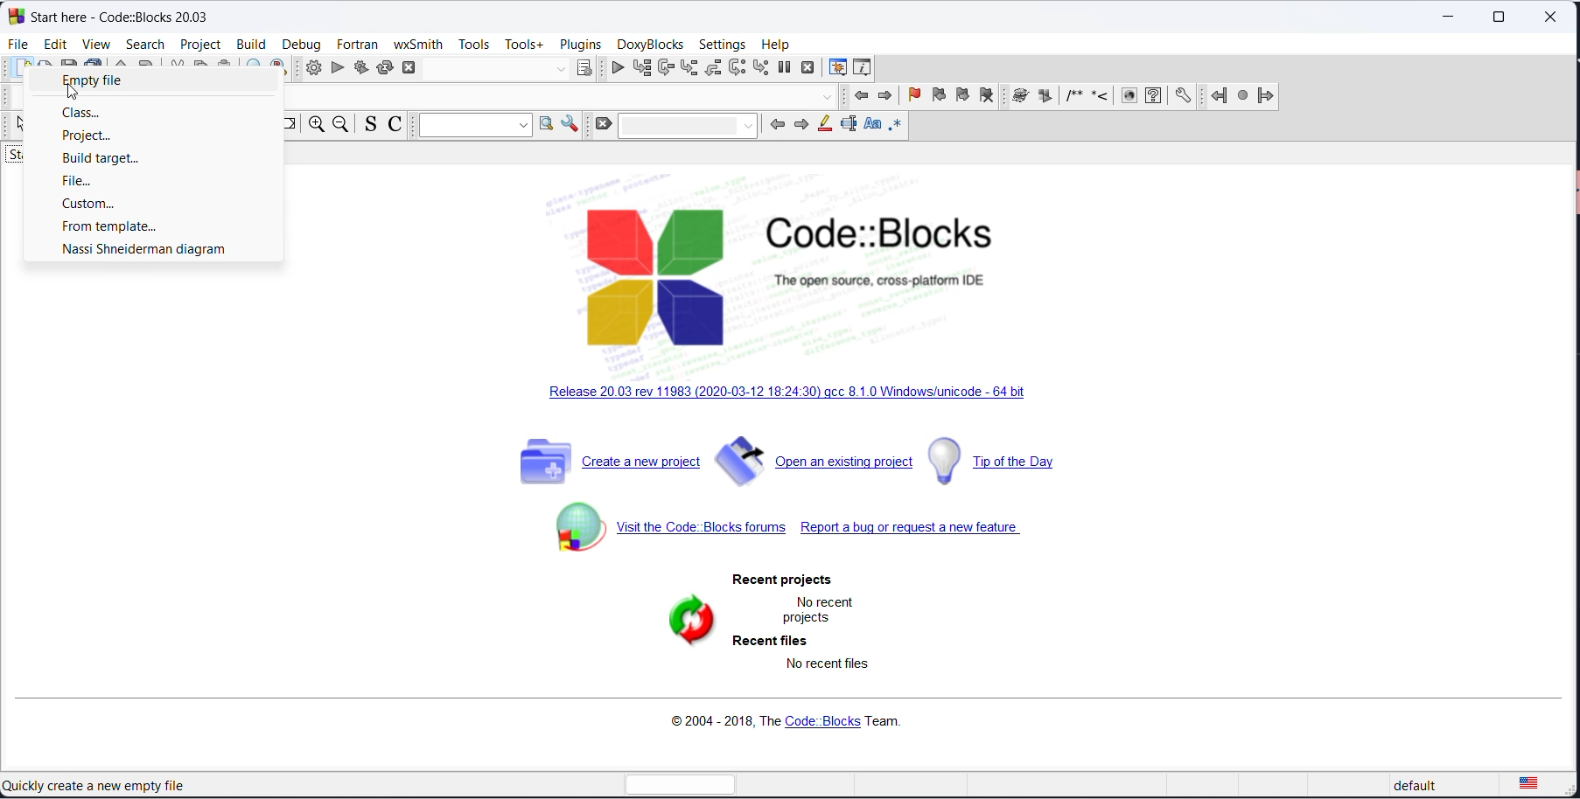  What do you see at coordinates (761, 70) in the screenshot?
I see `step into instruction` at bounding box center [761, 70].